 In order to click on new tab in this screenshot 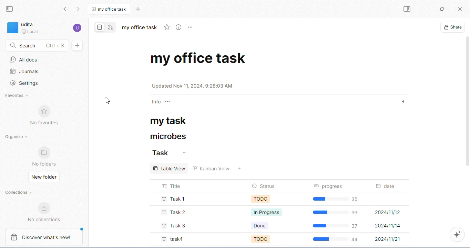, I will do `click(138, 8)`.